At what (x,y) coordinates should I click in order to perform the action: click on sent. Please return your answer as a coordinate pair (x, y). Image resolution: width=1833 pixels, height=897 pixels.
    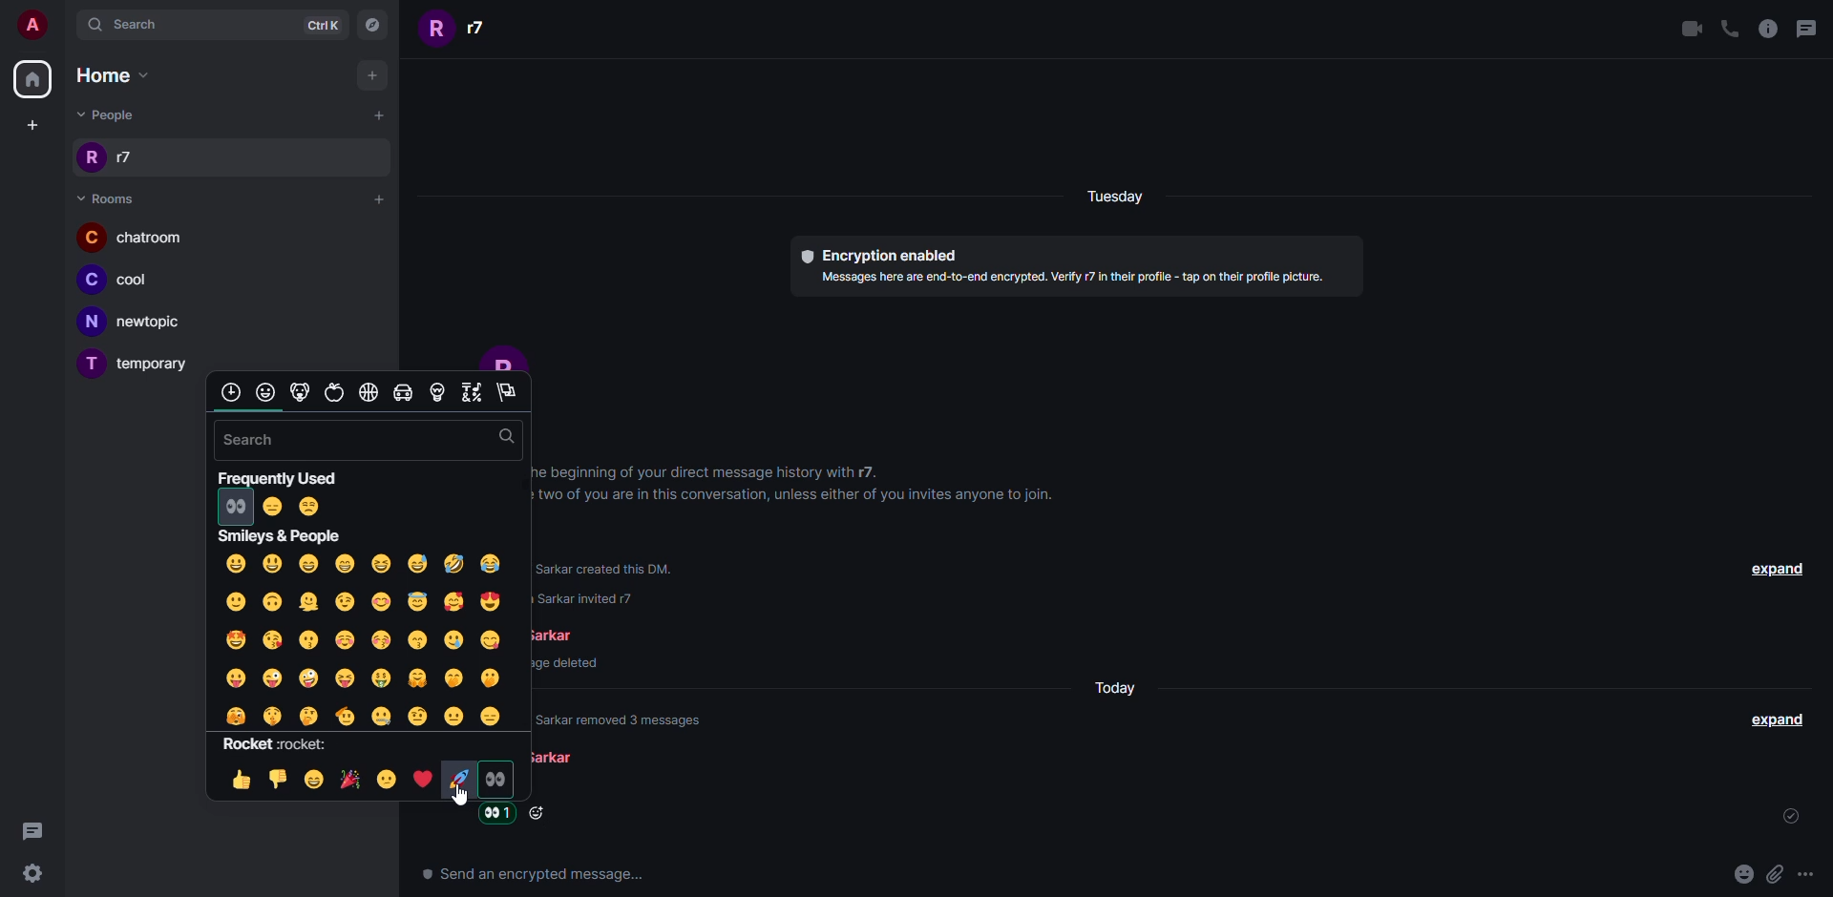
    Looking at the image, I should click on (1783, 816).